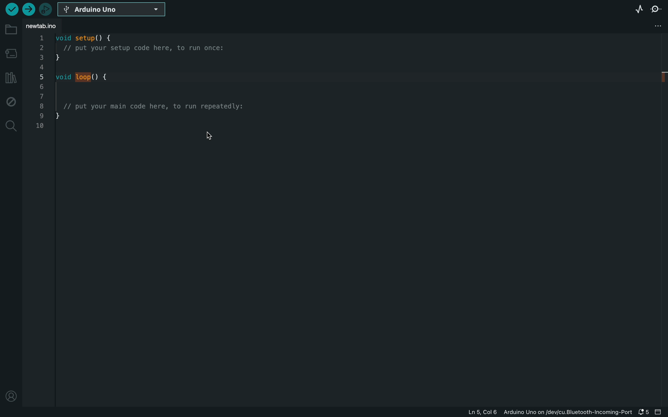 The width and height of the screenshot is (668, 417). I want to click on debugger, so click(45, 9).